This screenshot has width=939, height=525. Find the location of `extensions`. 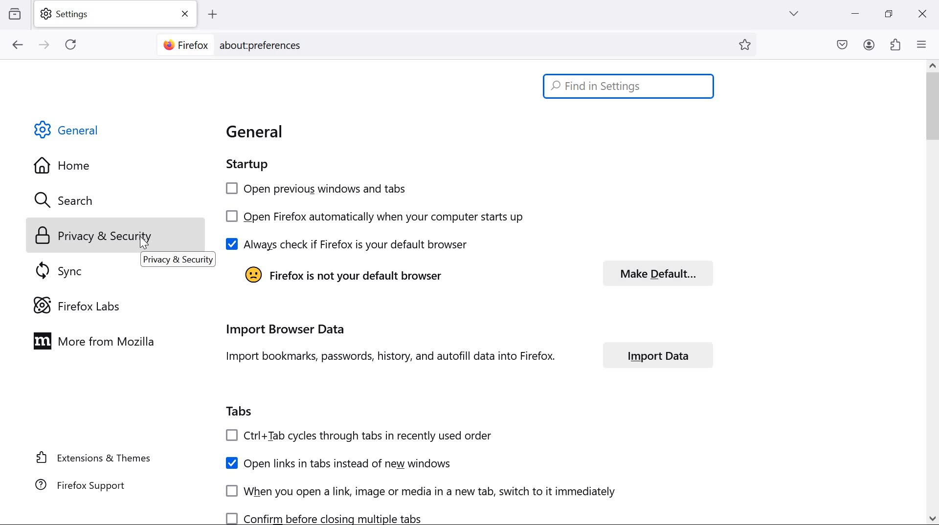

extensions is located at coordinates (896, 44).